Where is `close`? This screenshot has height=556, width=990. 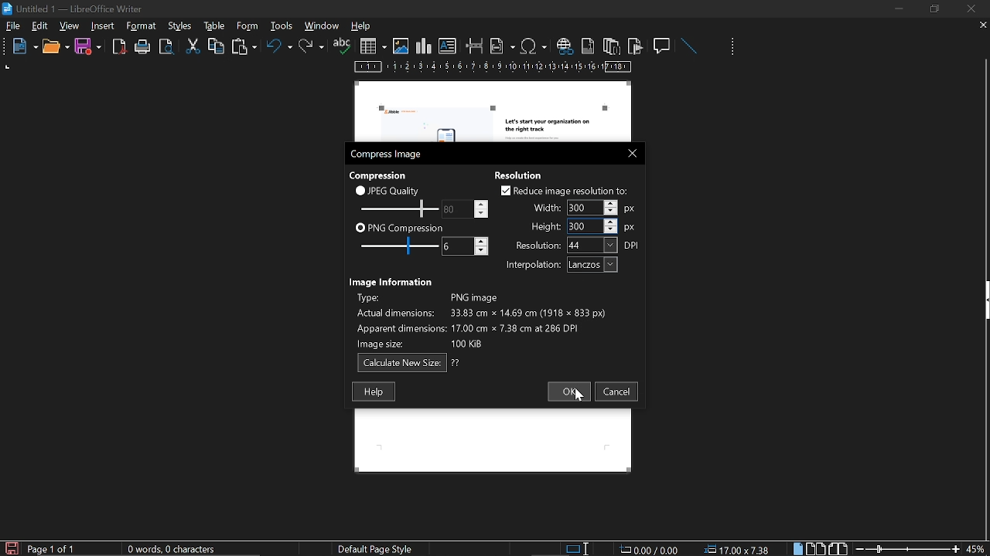
close is located at coordinates (629, 152).